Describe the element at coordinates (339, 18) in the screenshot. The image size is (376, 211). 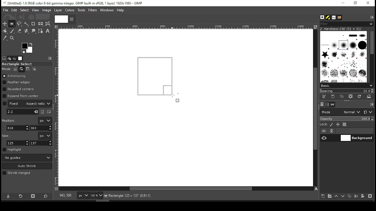
I see `document history` at that location.